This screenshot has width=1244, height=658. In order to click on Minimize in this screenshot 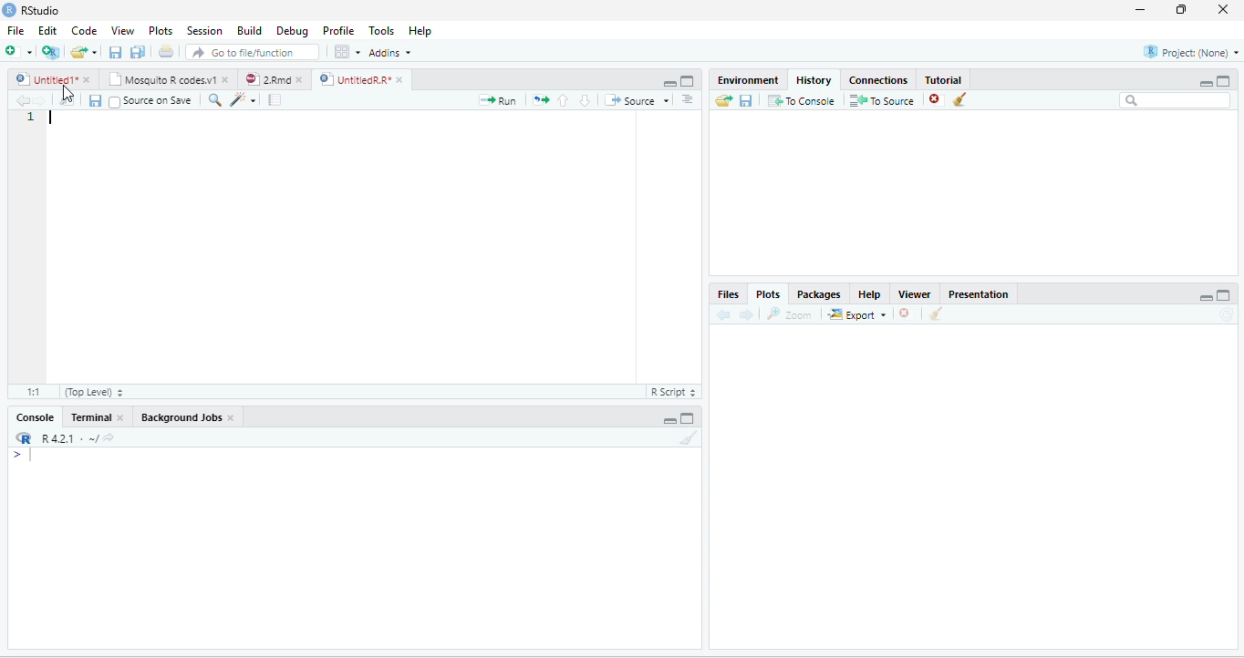, I will do `click(1206, 297)`.